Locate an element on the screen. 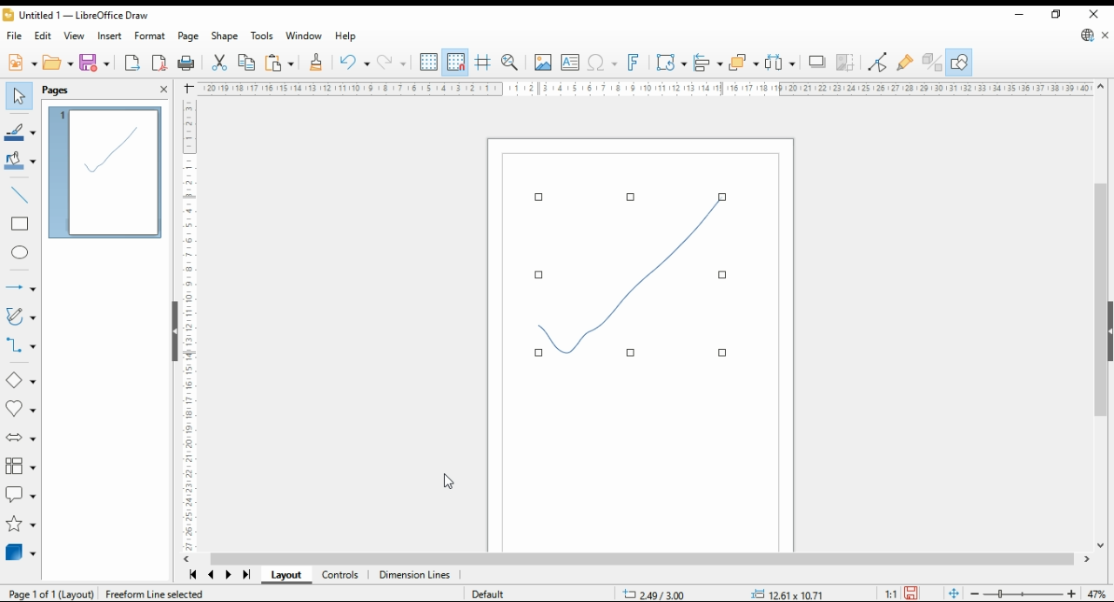  save is located at coordinates (96, 64).